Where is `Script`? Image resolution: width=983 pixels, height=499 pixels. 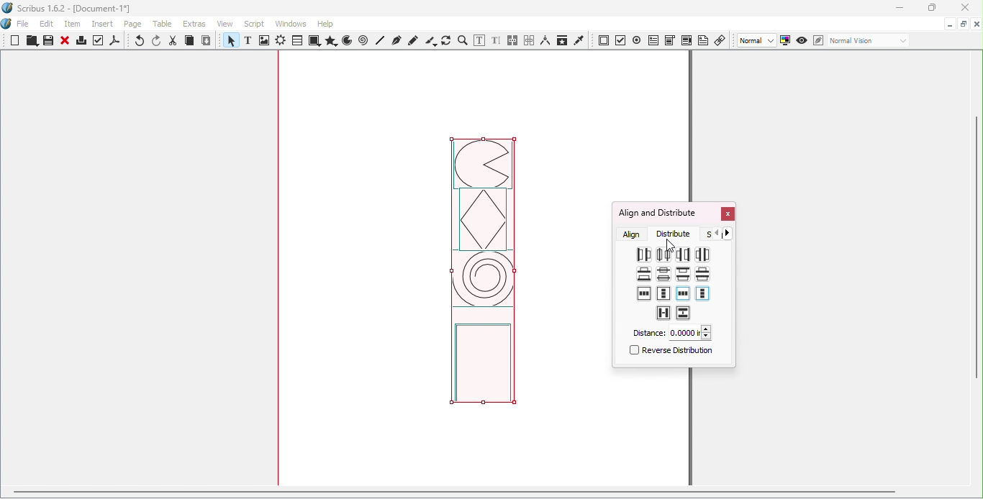
Script is located at coordinates (256, 23).